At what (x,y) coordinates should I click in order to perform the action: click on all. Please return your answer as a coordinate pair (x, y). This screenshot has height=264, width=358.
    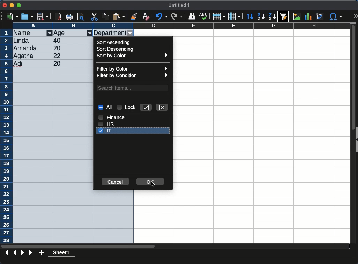
    Looking at the image, I should click on (105, 108).